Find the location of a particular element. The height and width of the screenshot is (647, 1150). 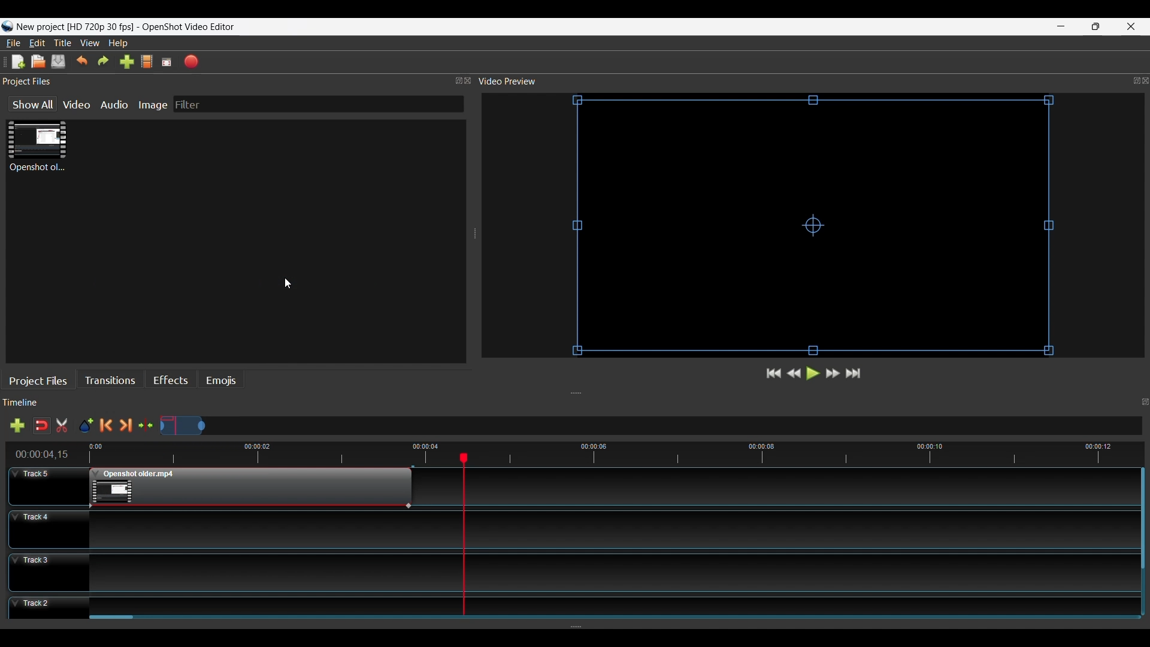

OpenShot Video Editor is located at coordinates (193, 28).